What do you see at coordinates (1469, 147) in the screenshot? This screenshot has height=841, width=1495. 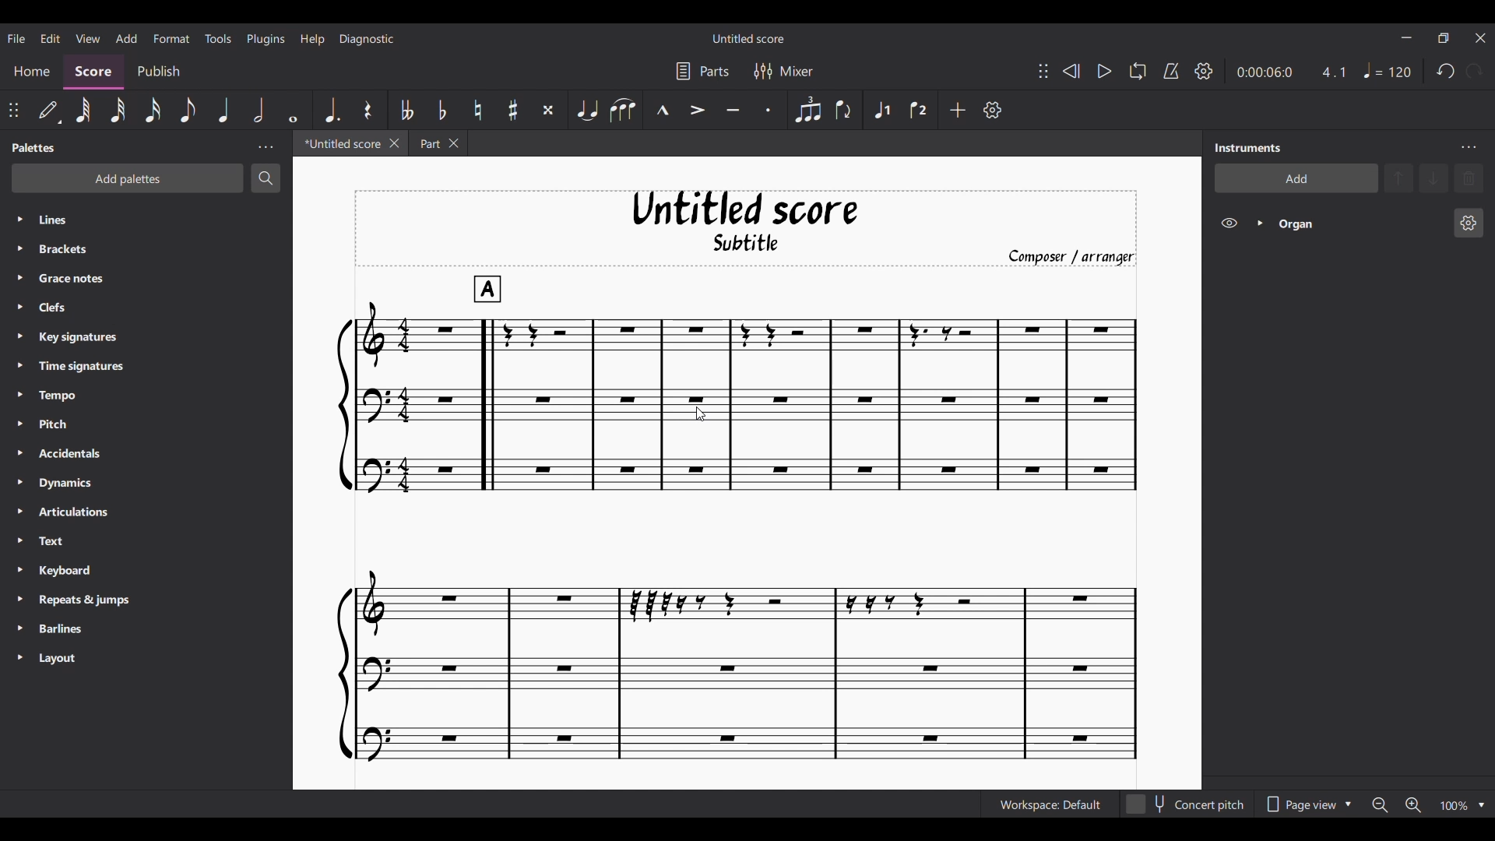 I see `Instruments setting` at bounding box center [1469, 147].